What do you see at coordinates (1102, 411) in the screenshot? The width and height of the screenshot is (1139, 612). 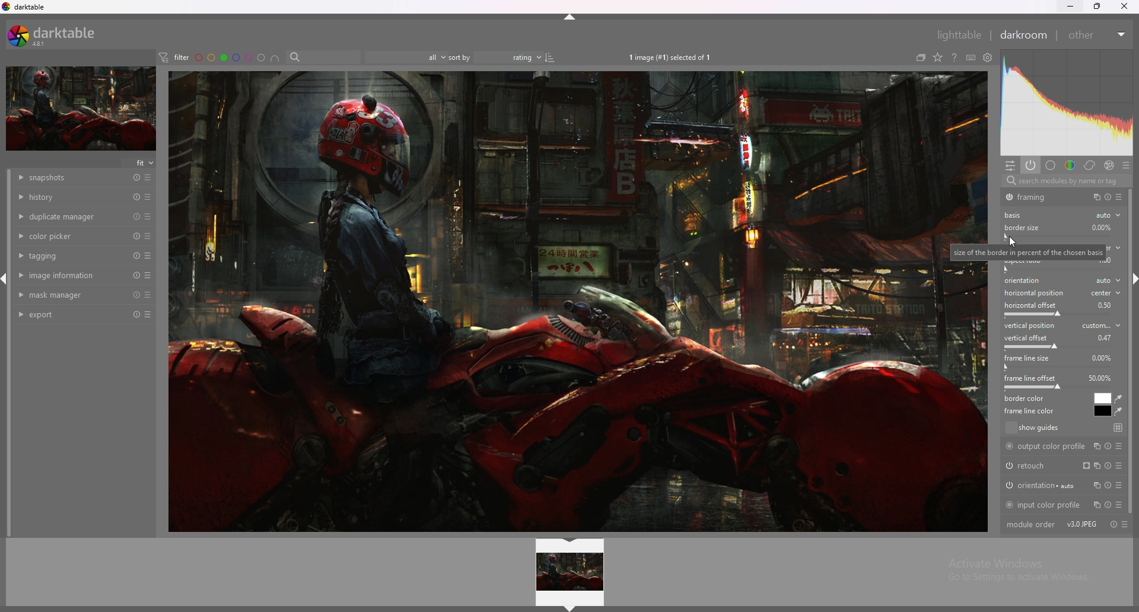 I see `frame line color` at bounding box center [1102, 411].